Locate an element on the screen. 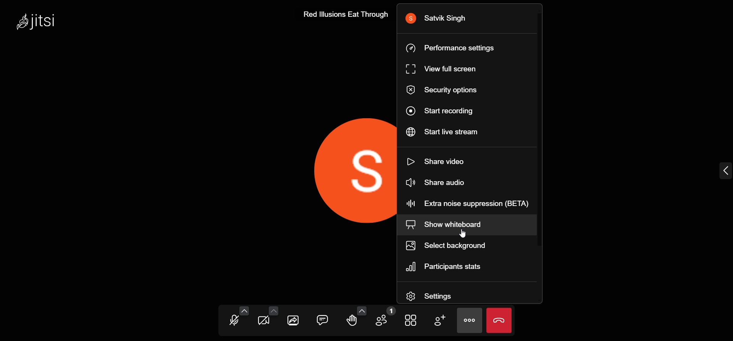  more is located at coordinates (470, 320).